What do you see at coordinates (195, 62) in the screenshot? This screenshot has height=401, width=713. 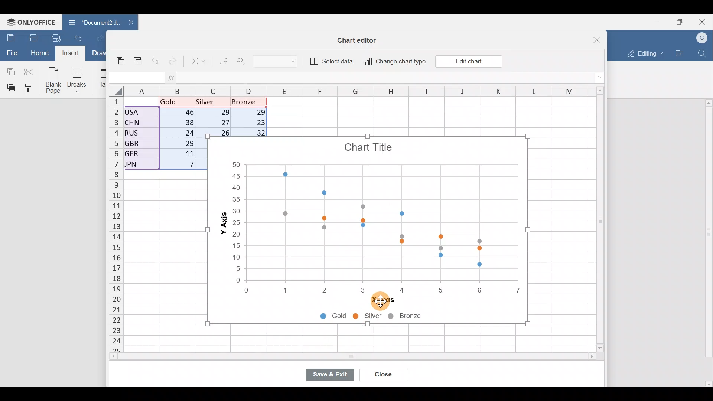 I see `Summation` at bounding box center [195, 62].